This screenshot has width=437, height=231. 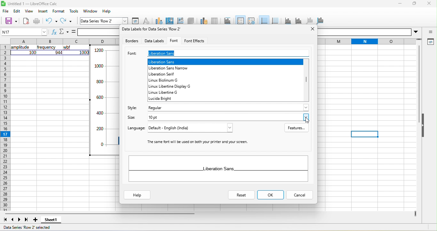 I want to click on font, so click(x=132, y=54).